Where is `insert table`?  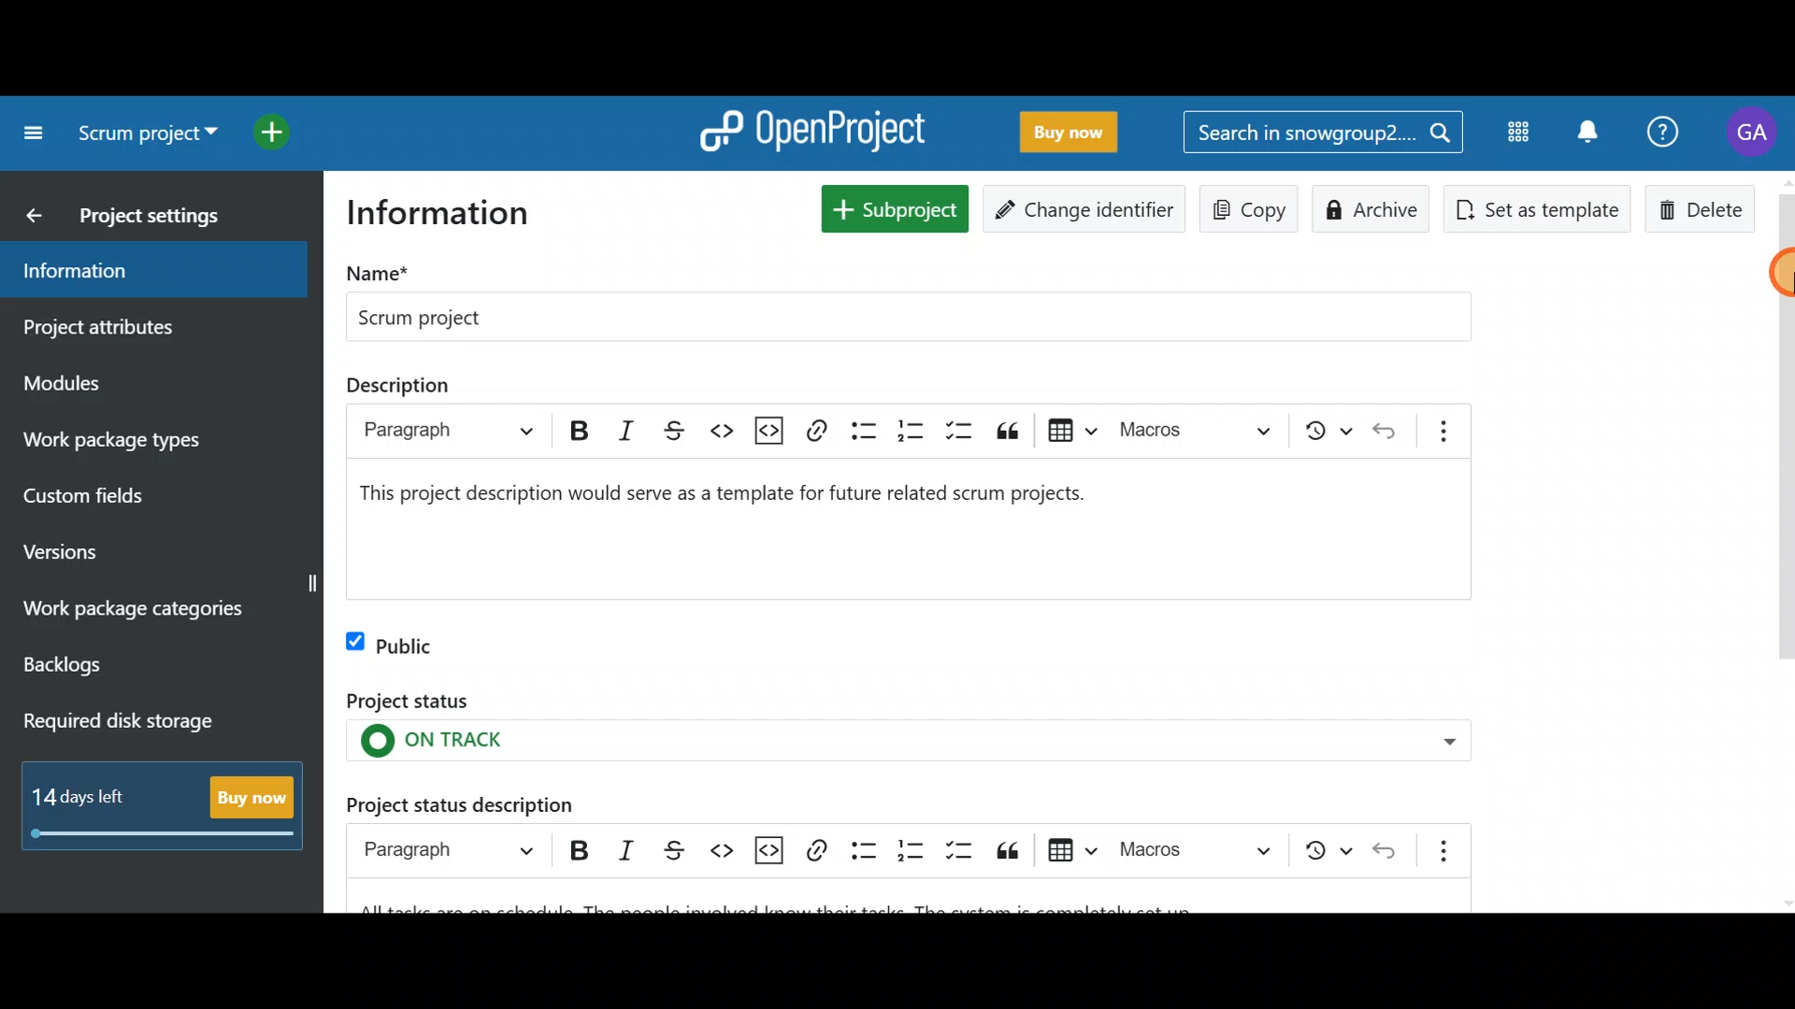 insert table is located at coordinates (1074, 430).